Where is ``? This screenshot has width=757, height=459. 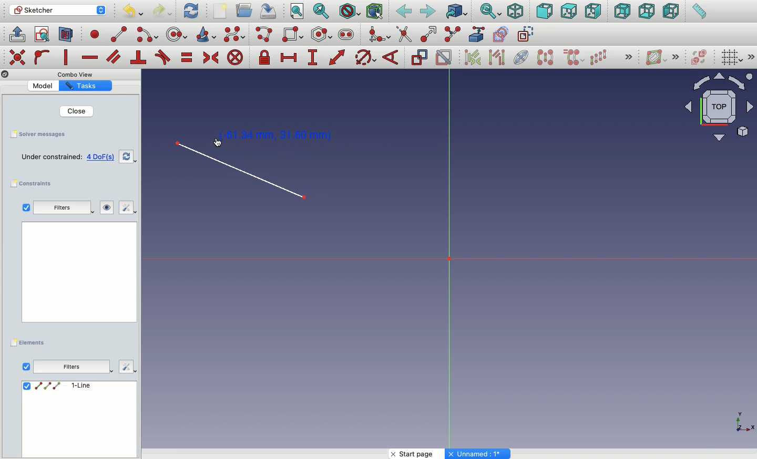
 is located at coordinates (5, 75).